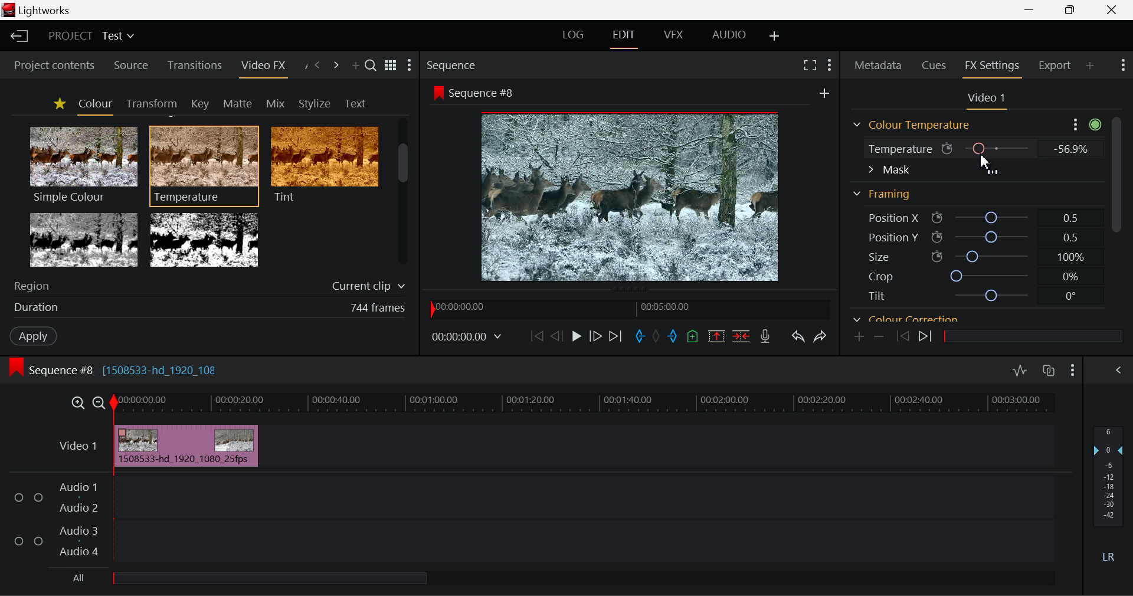 This screenshot has width=1133, height=596. Describe the element at coordinates (1112, 9) in the screenshot. I see `Close` at that location.